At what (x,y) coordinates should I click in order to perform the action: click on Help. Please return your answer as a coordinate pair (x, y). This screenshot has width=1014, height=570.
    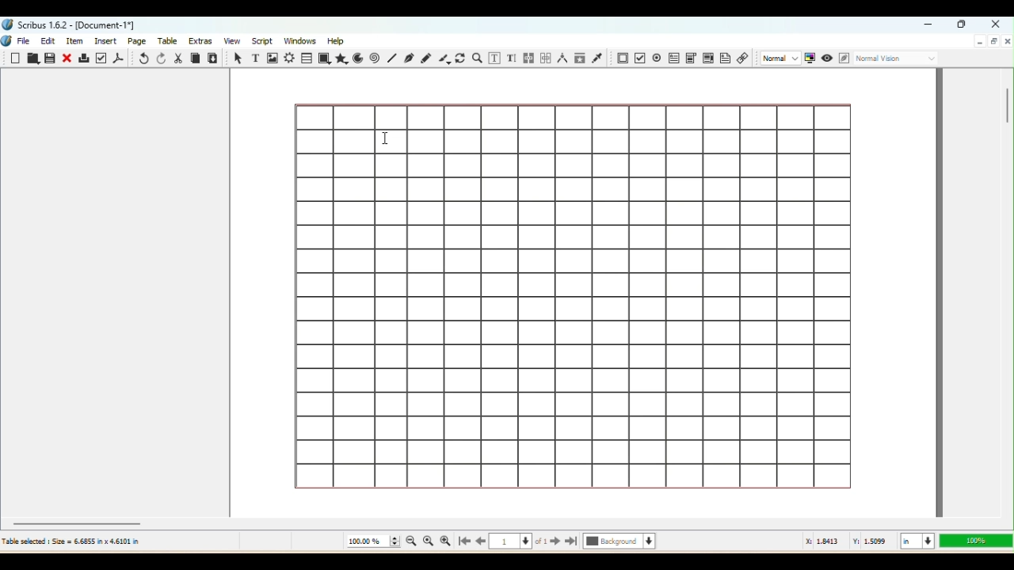
    Looking at the image, I should click on (337, 40).